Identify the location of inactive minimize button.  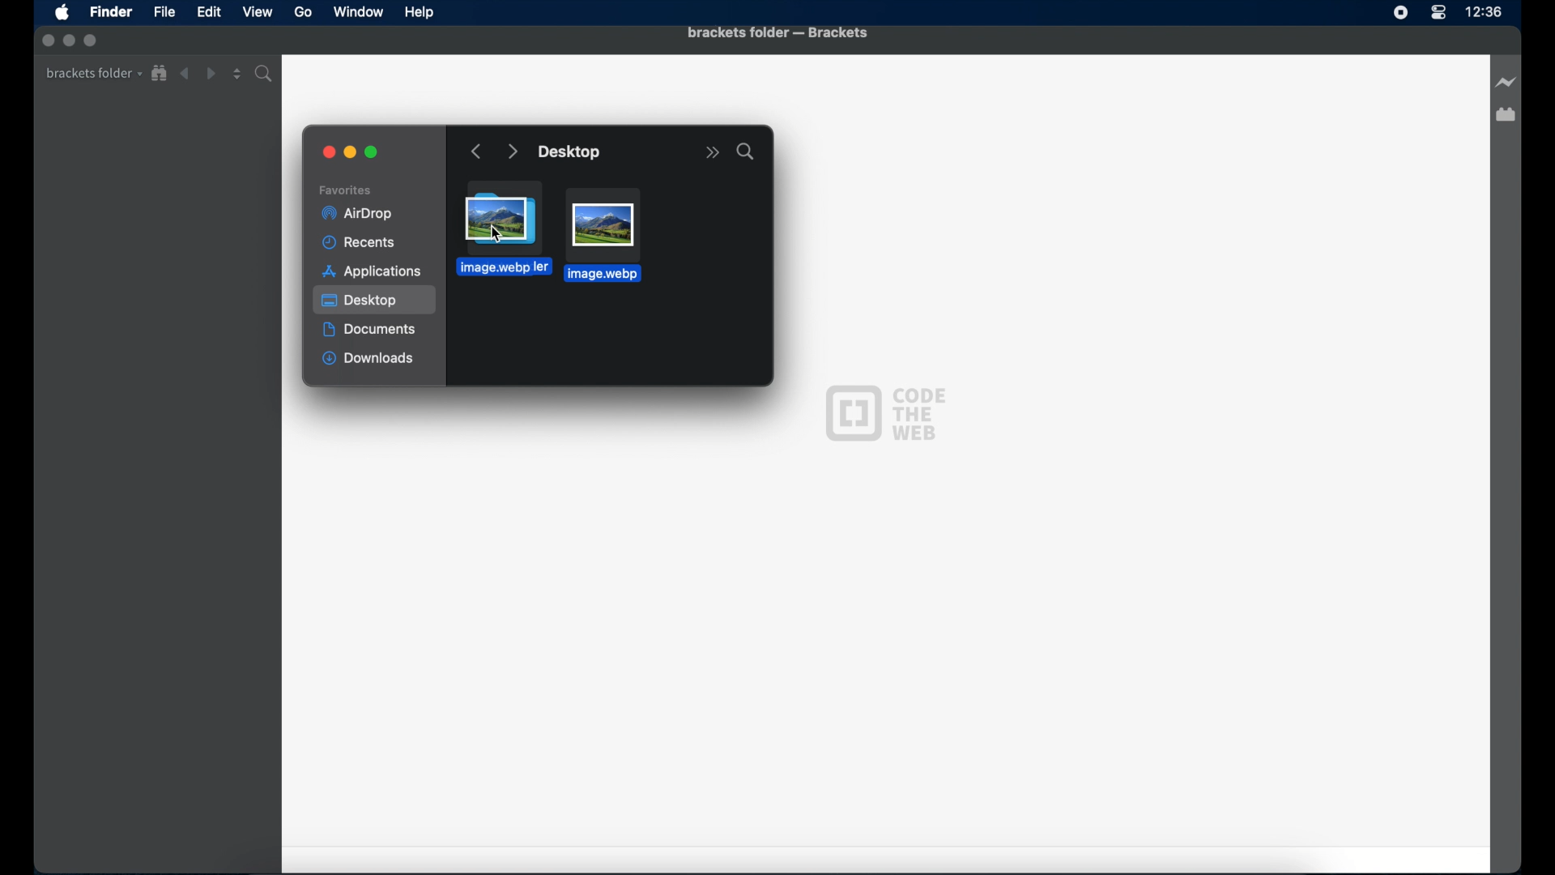
(69, 41).